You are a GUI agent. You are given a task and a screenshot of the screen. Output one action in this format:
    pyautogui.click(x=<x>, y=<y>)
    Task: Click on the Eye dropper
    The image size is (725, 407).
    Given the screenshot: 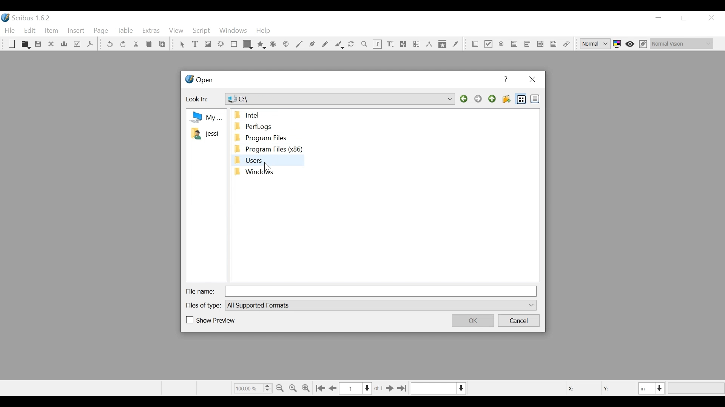 What is the action you would take?
    pyautogui.click(x=456, y=44)
    